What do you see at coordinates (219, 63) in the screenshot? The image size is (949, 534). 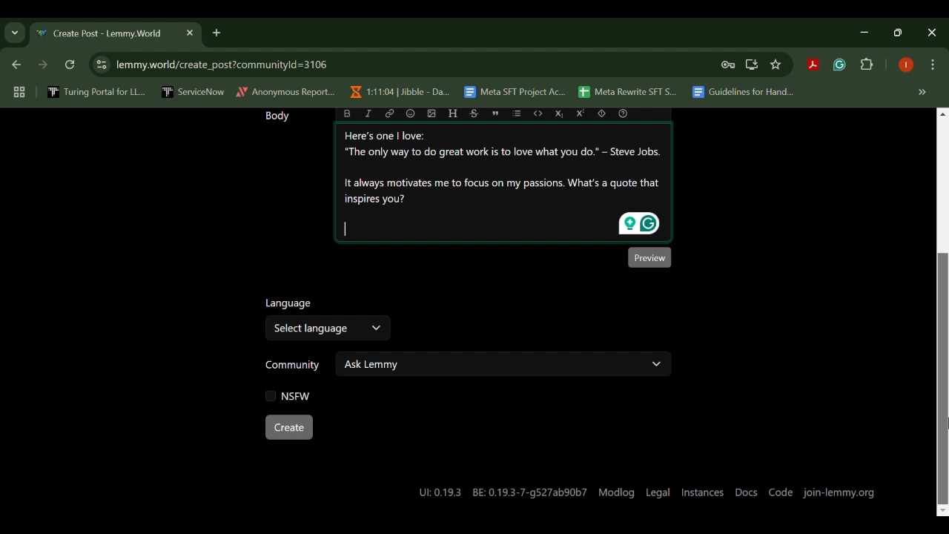 I see `lemmy.world/create_post?communityld=3106` at bounding box center [219, 63].